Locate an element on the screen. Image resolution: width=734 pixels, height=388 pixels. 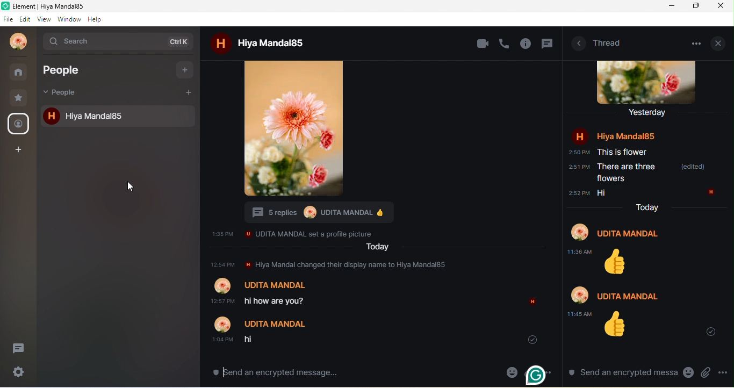
room information is located at coordinates (578, 44).